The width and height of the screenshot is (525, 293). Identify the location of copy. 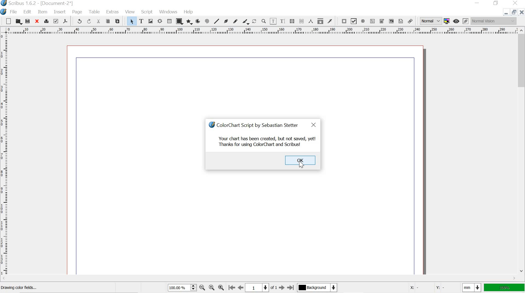
(108, 21).